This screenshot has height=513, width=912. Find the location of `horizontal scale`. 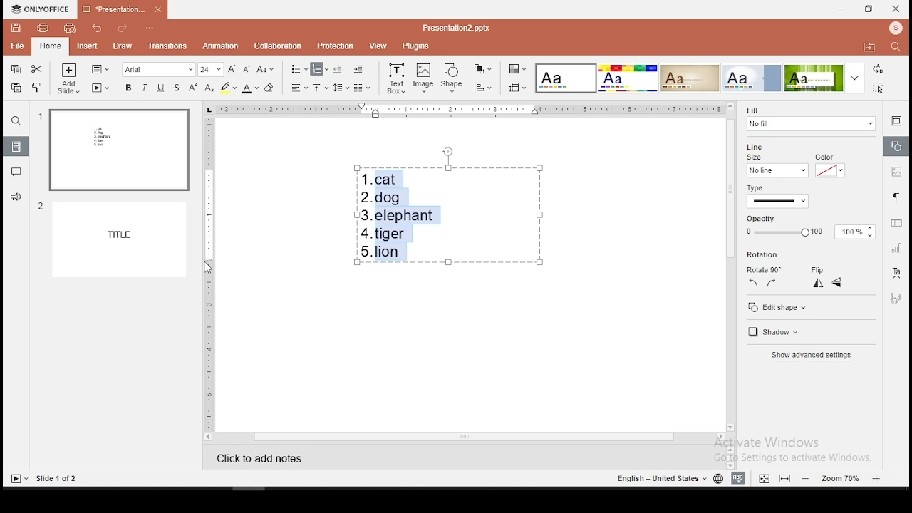

horizontal scale is located at coordinates (470, 109).